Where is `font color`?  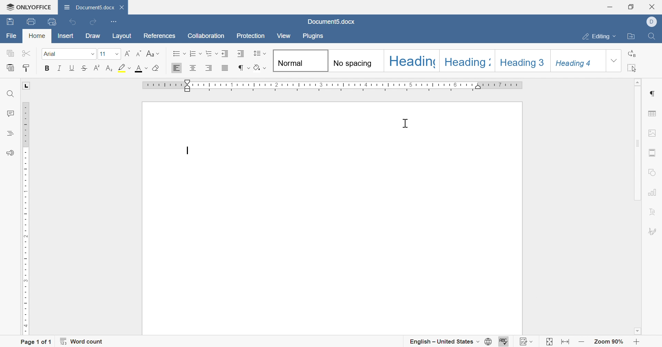 font color is located at coordinates (141, 69).